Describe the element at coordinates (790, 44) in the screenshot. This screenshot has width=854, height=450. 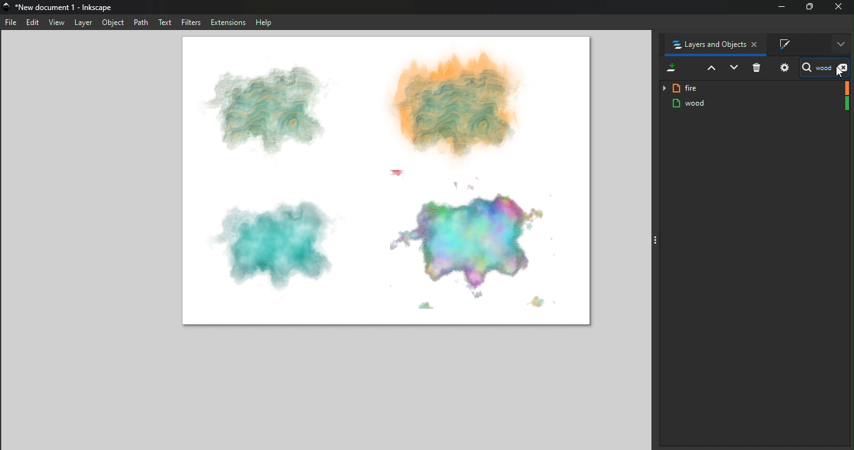
I see `Fill and stroke` at that location.